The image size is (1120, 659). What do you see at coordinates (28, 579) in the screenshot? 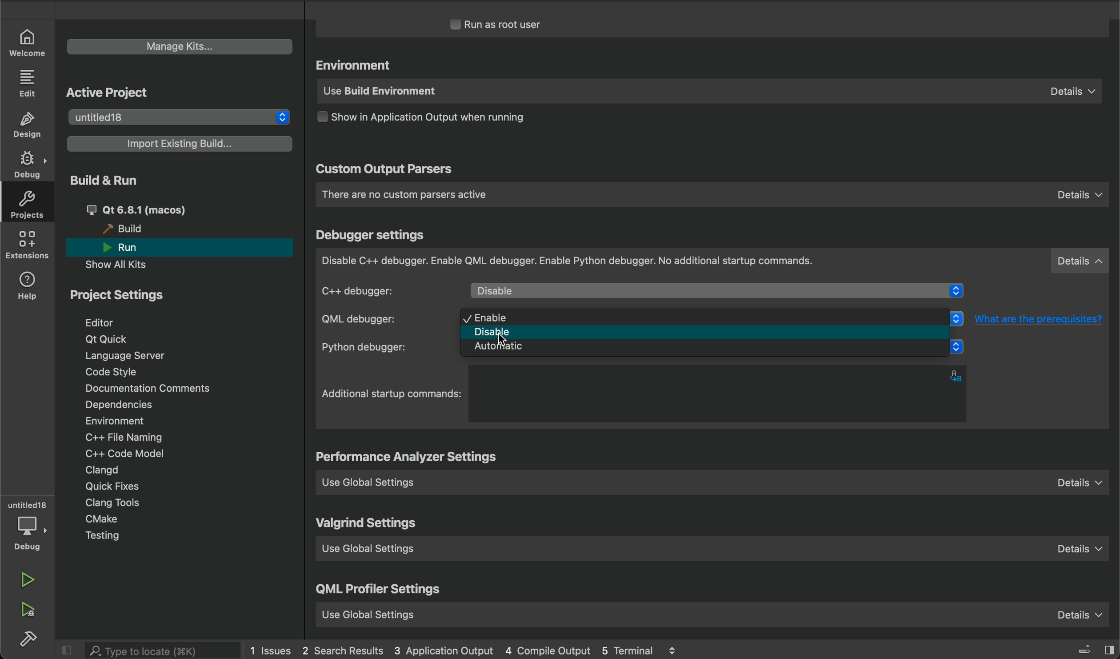
I see `run` at bounding box center [28, 579].